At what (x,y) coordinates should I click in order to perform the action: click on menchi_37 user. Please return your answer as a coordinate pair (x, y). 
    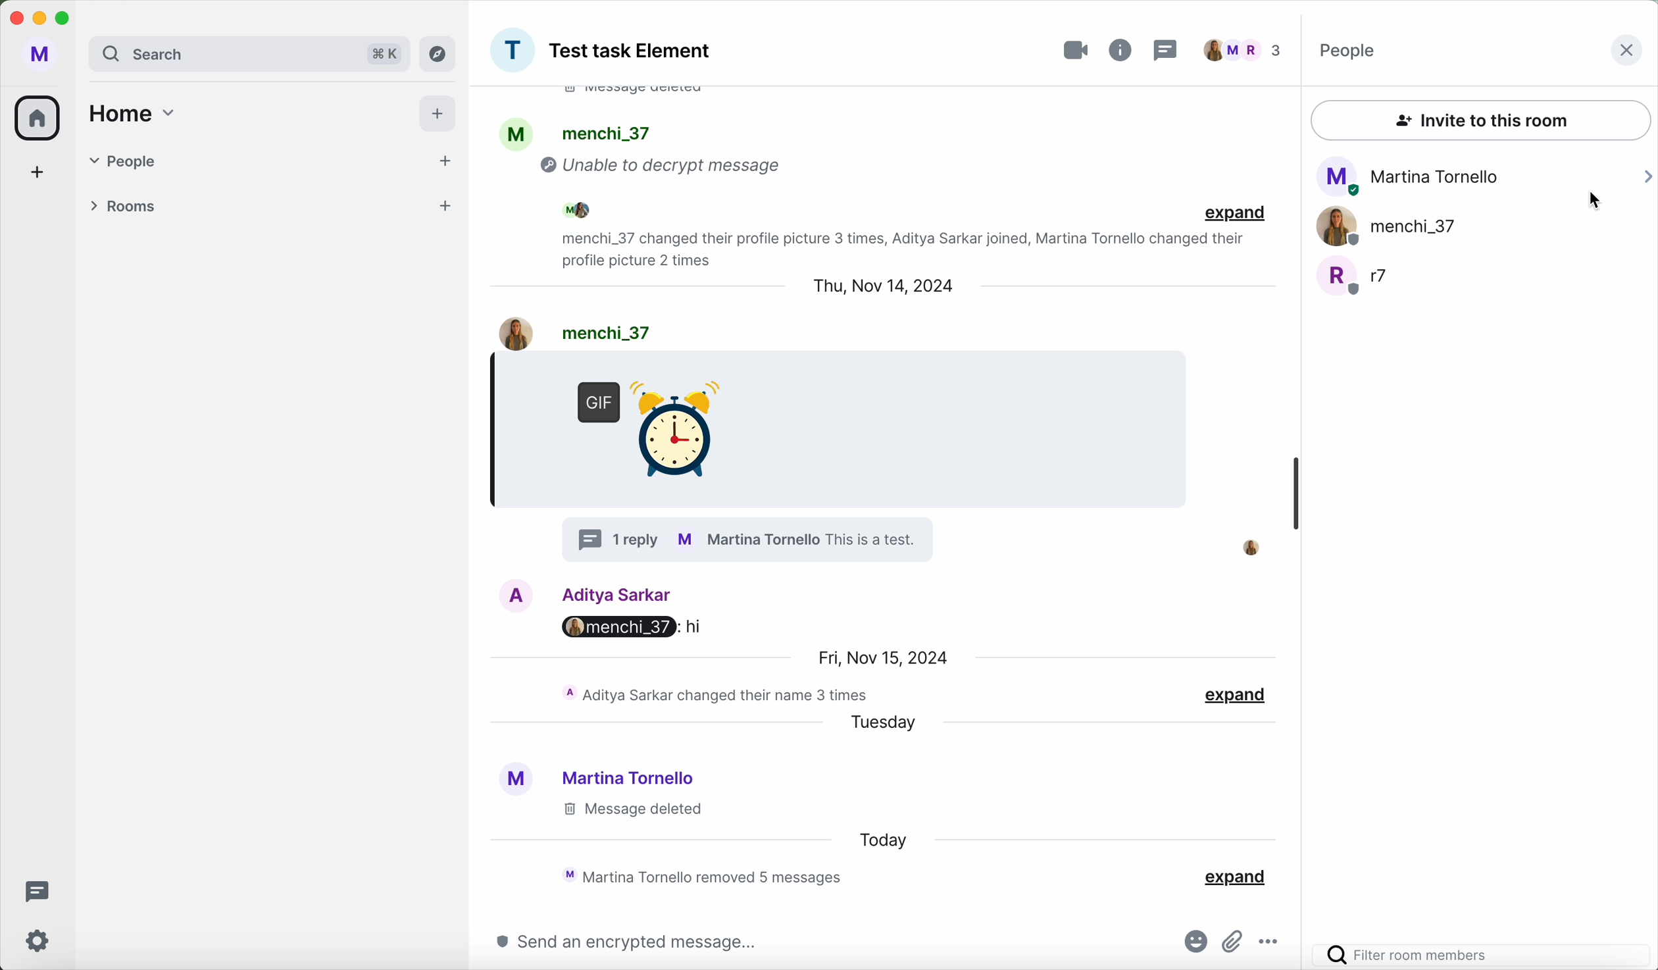
    Looking at the image, I should click on (1388, 226).